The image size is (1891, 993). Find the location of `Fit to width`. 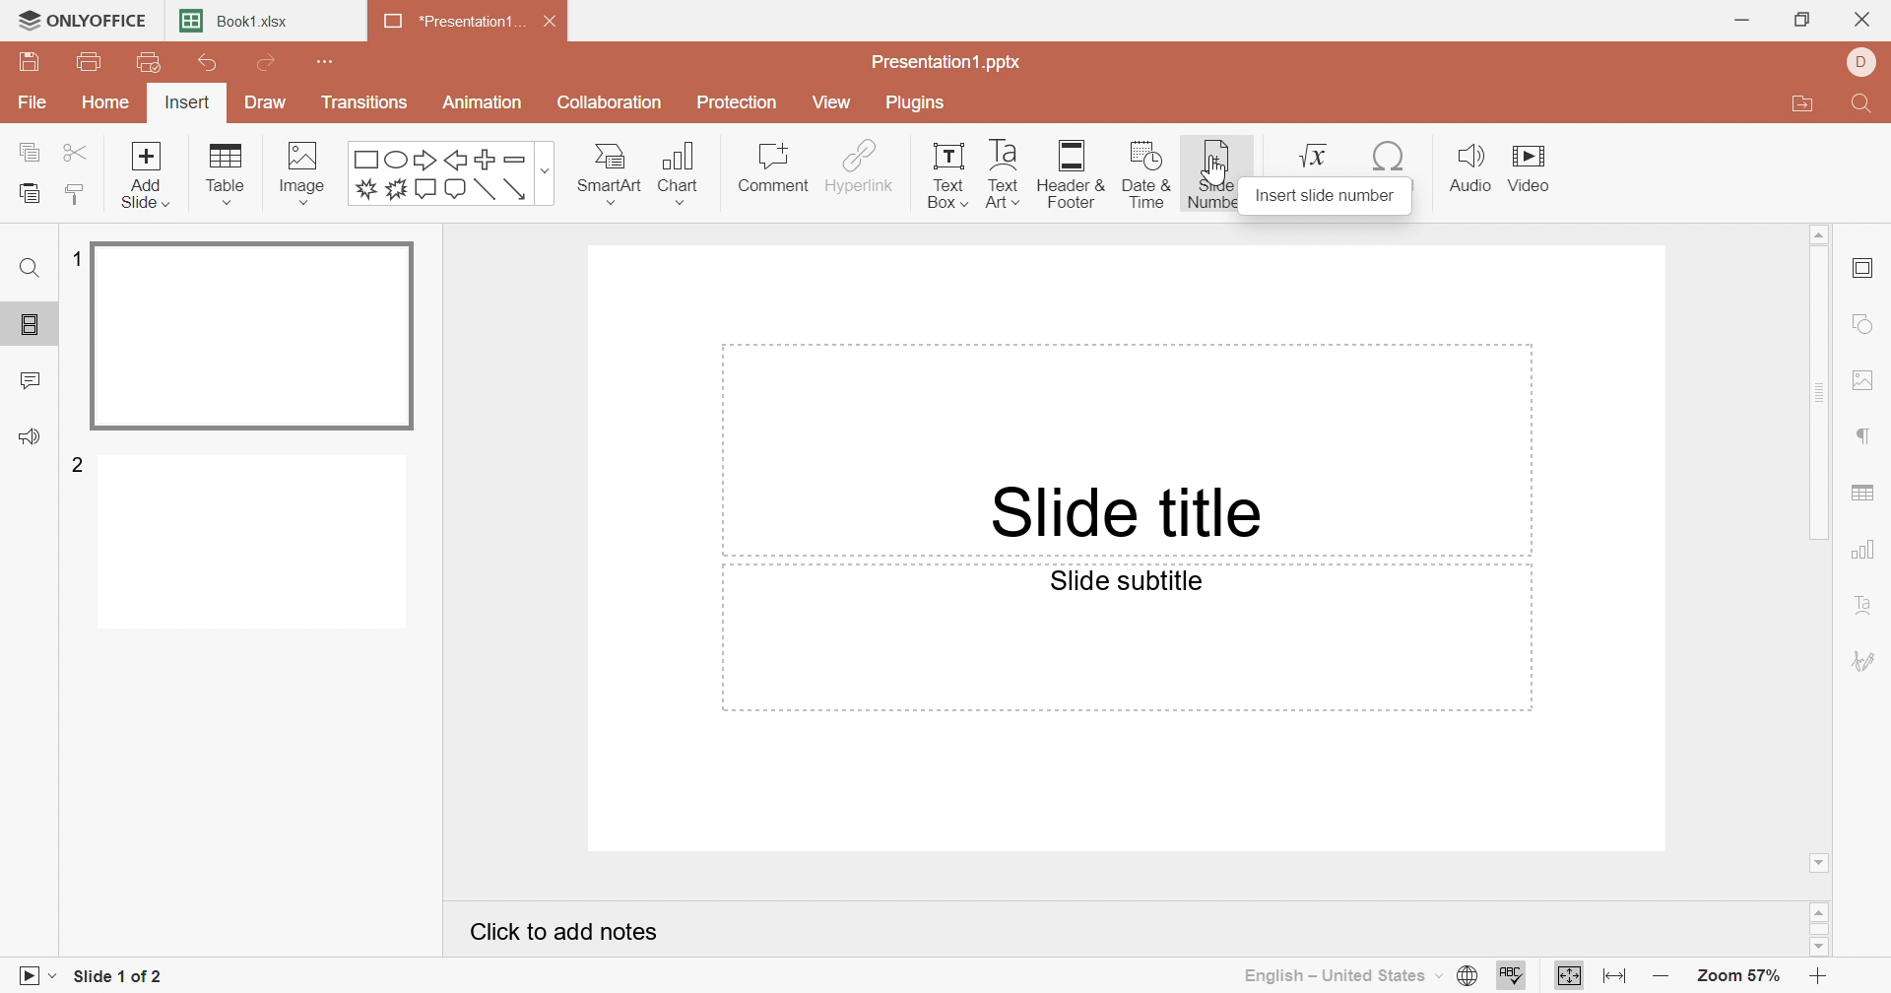

Fit to width is located at coordinates (1616, 976).